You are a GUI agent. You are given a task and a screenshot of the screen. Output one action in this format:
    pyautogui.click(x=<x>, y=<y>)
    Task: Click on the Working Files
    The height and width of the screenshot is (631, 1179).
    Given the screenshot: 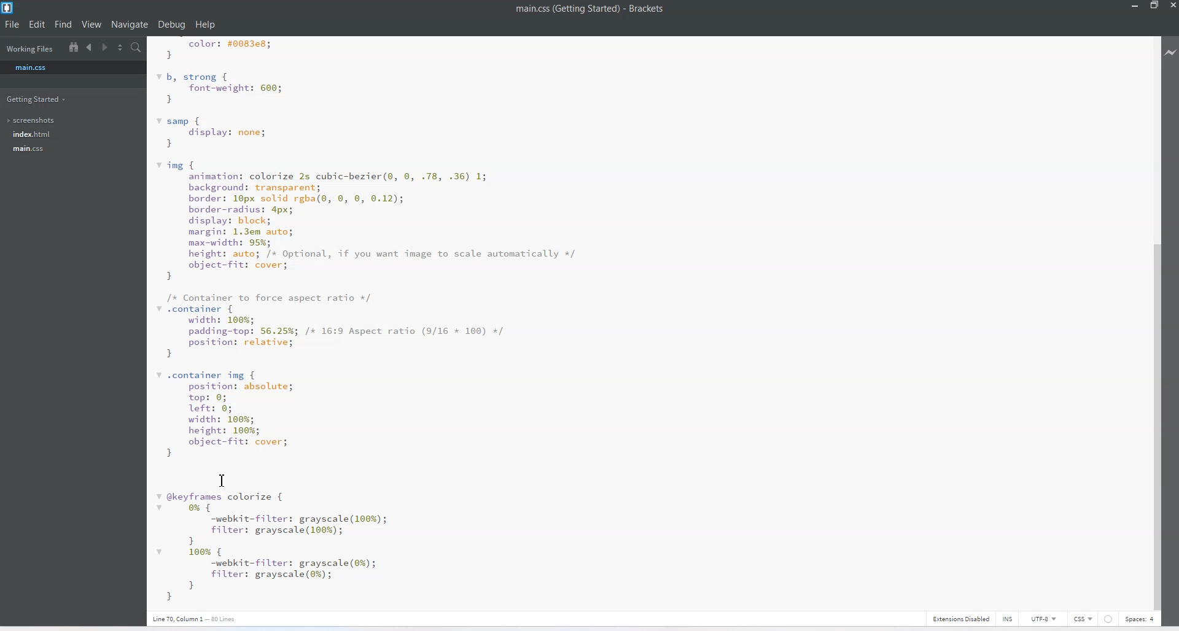 What is the action you would take?
    pyautogui.click(x=29, y=50)
    